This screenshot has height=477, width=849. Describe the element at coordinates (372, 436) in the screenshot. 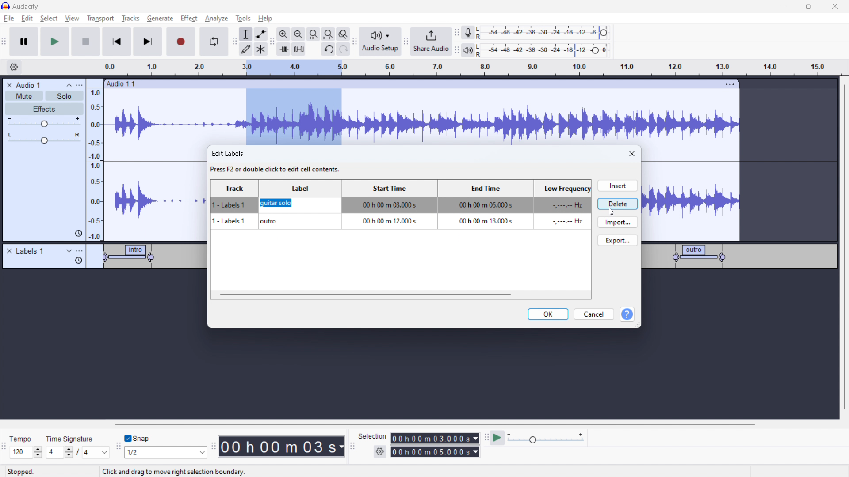

I see `selection` at that location.